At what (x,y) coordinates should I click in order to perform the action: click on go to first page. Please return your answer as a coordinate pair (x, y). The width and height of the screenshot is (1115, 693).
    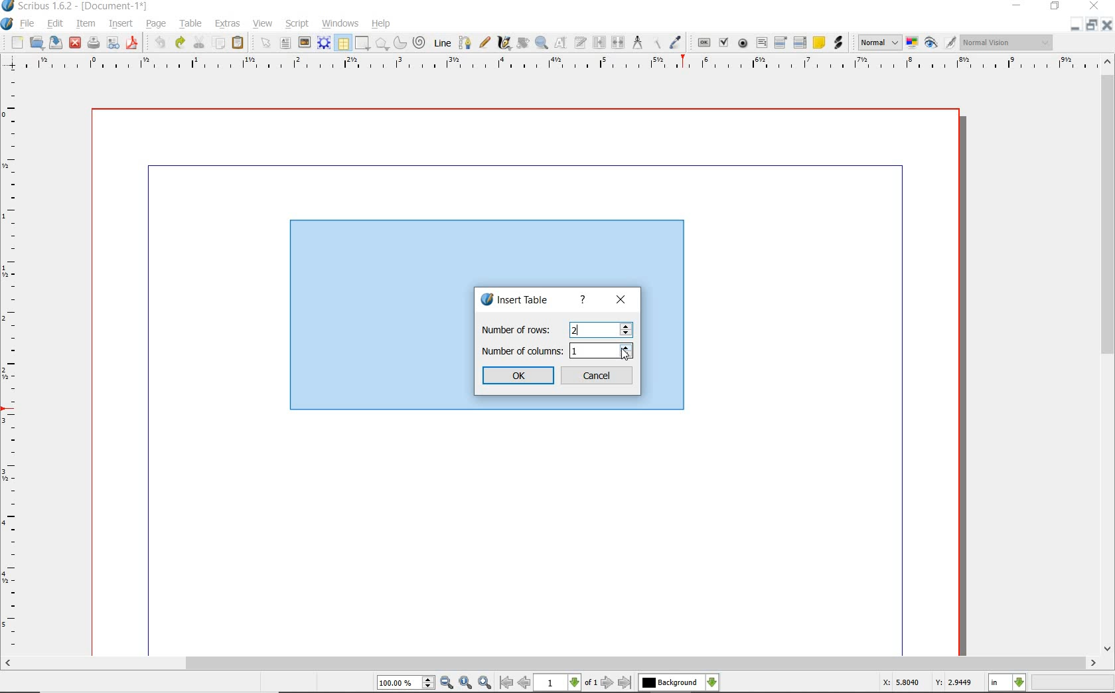
    Looking at the image, I should click on (506, 683).